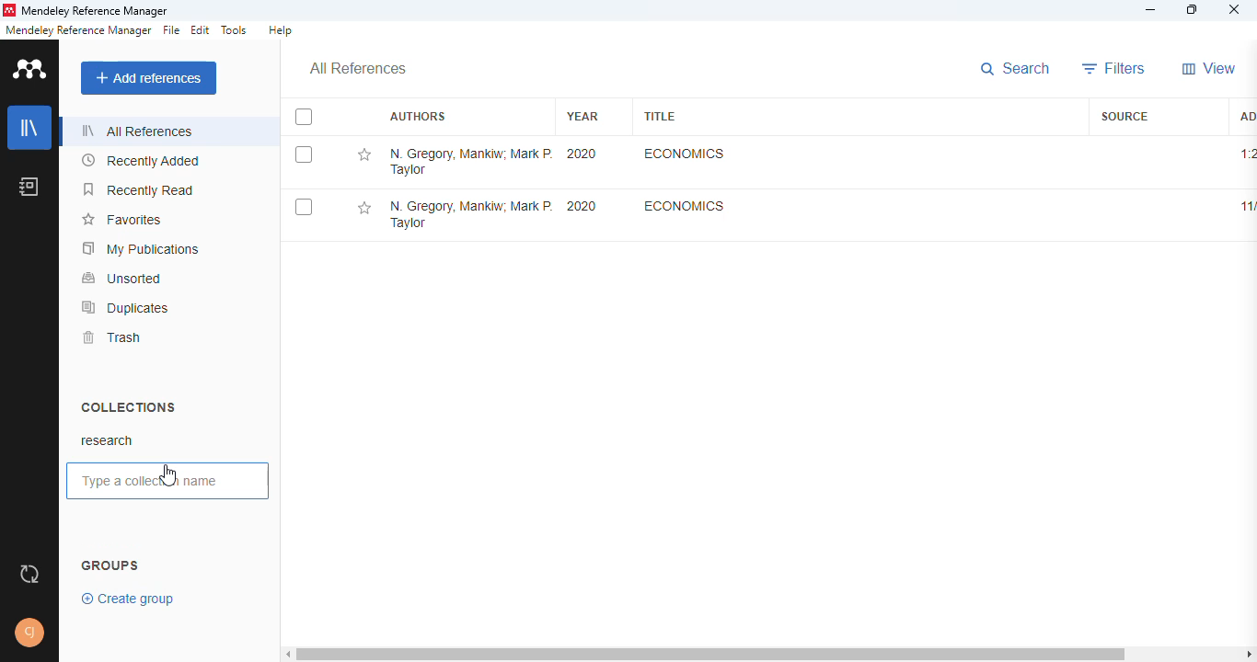 The width and height of the screenshot is (1257, 662). Describe the element at coordinates (1209, 68) in the screenshot. I see `view` at that location.